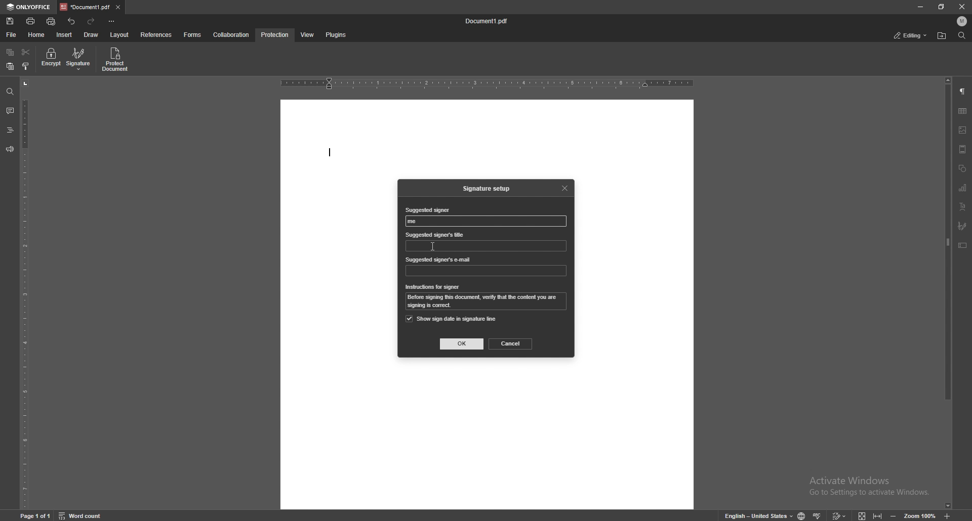 Image resolution: width=972 pixels, height=521 pixels. What do you see at coordinates (193, 35) in the screenshot?
I see `forms` at bounding box center [193, 35].